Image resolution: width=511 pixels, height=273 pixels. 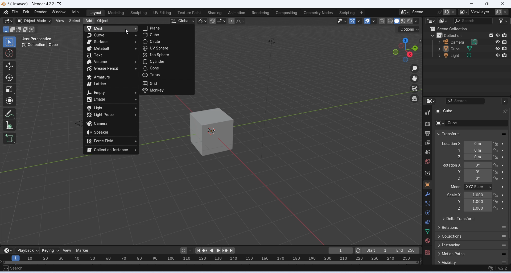 What do you see at coordinates (5, 268) in the screenshot?
I see `press space bar to search` at bounding box center [5, 268].